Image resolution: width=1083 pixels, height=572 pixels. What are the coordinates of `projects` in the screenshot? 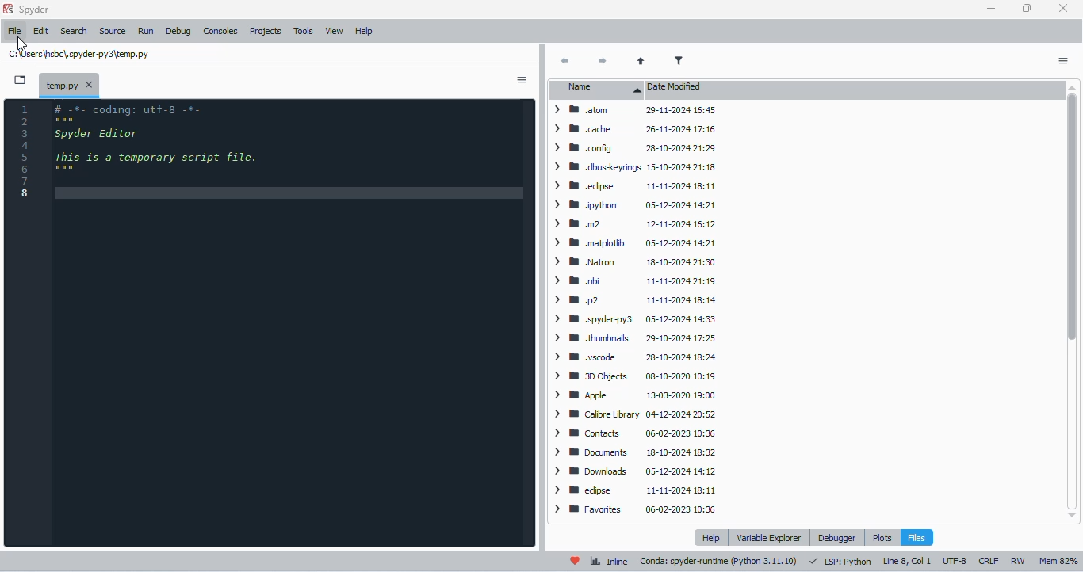 It's located at (264, 31).